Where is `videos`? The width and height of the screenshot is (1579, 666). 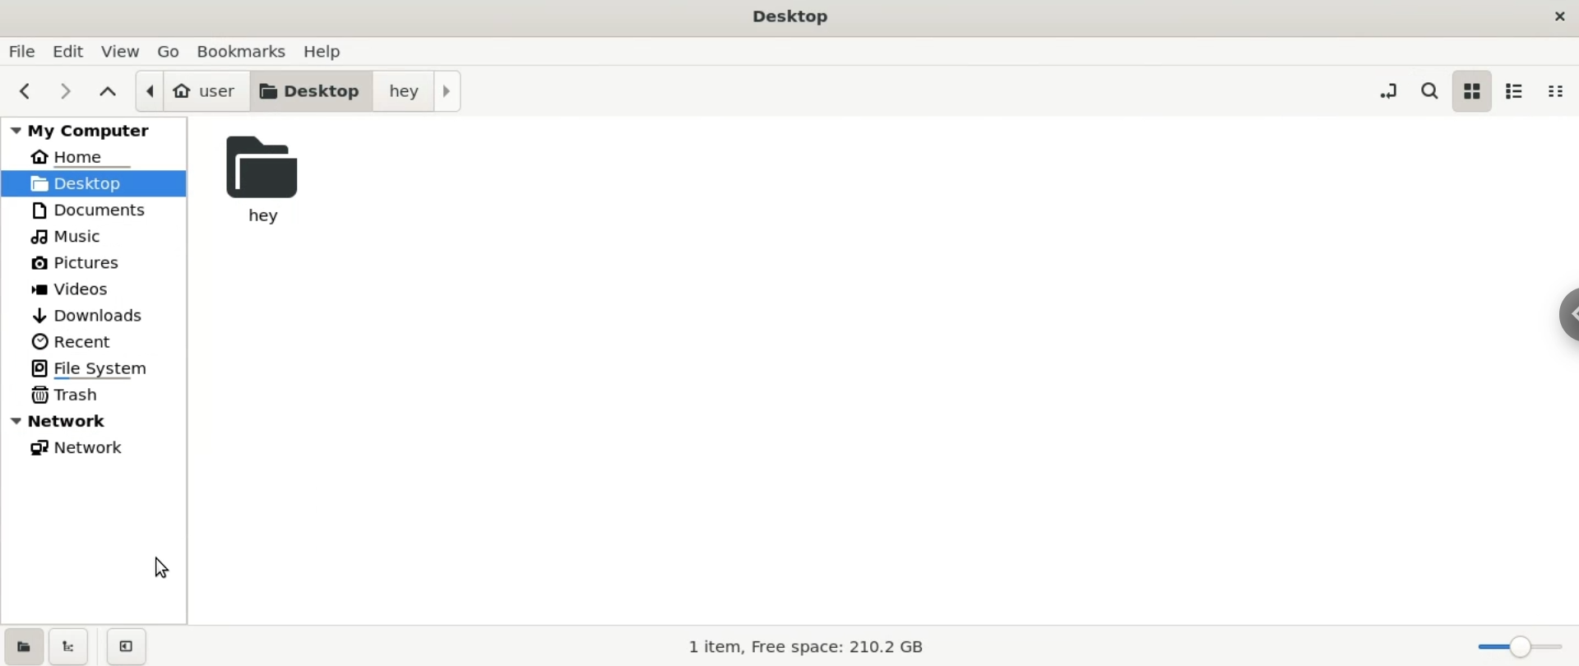 videos is located at coordinates (76, 288).